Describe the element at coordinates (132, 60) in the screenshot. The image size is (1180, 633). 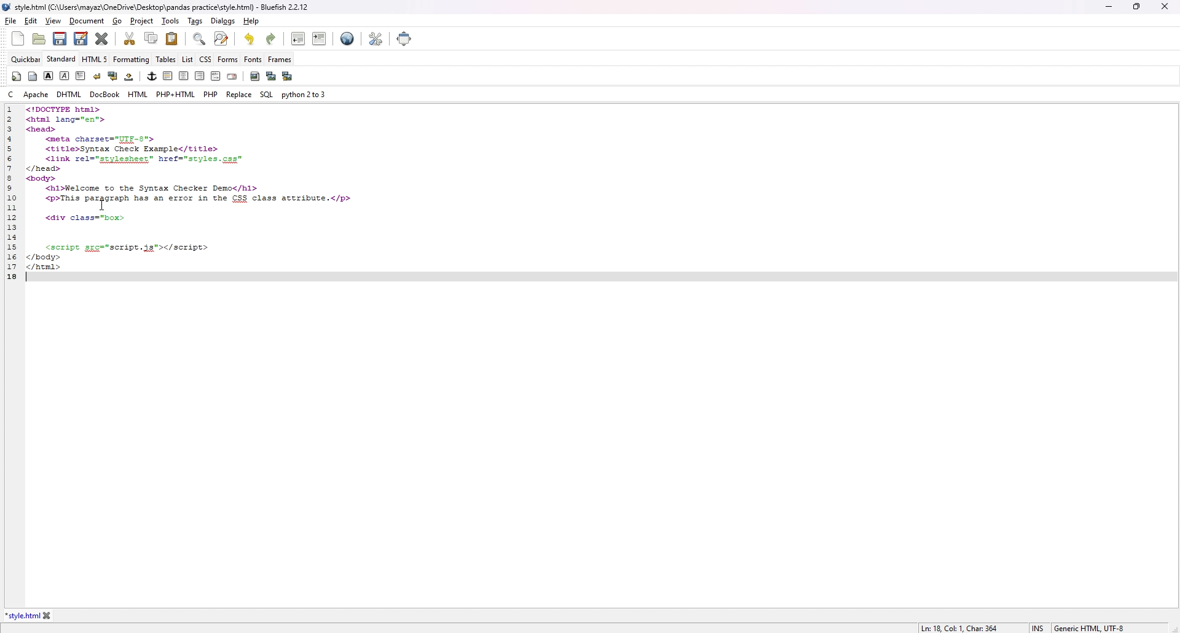
I see `formatting` at that location.